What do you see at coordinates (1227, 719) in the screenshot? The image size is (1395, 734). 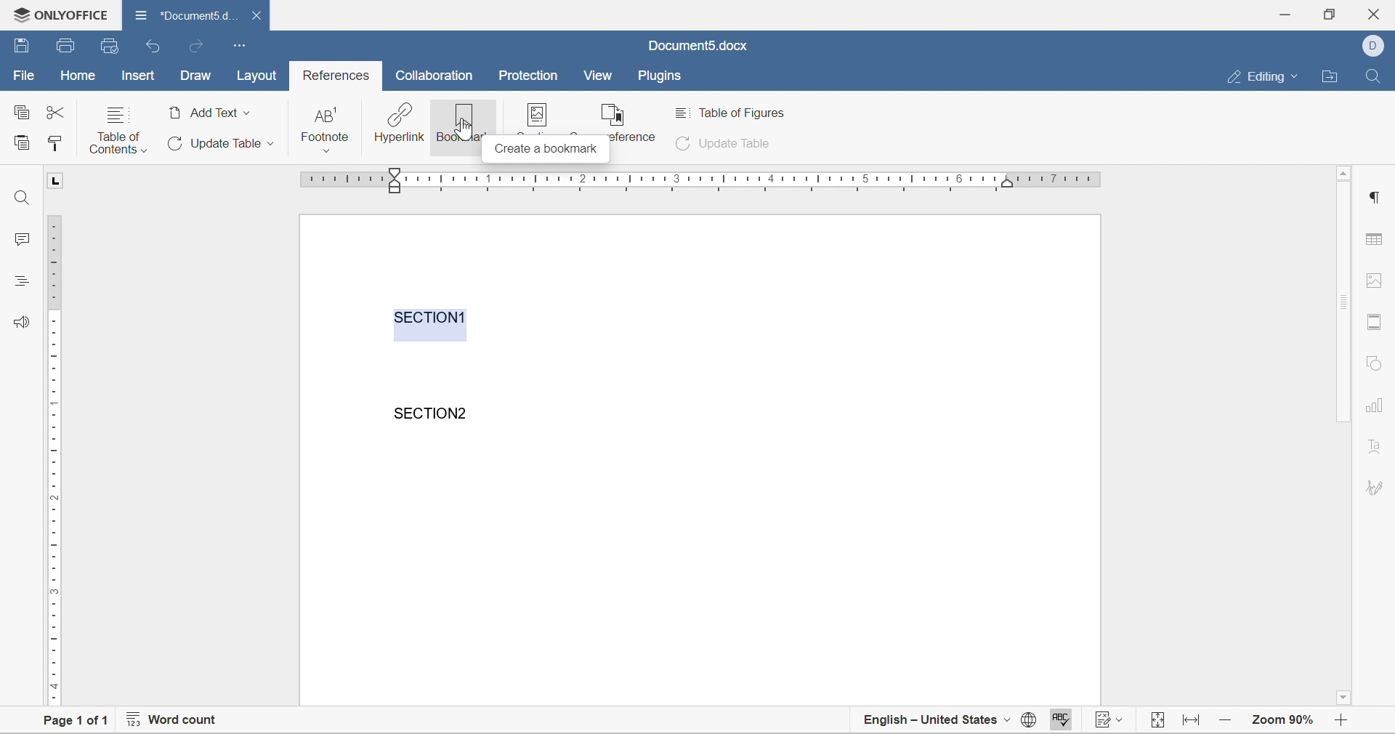 I see `zoom in` at bounding box center [1227, 719].